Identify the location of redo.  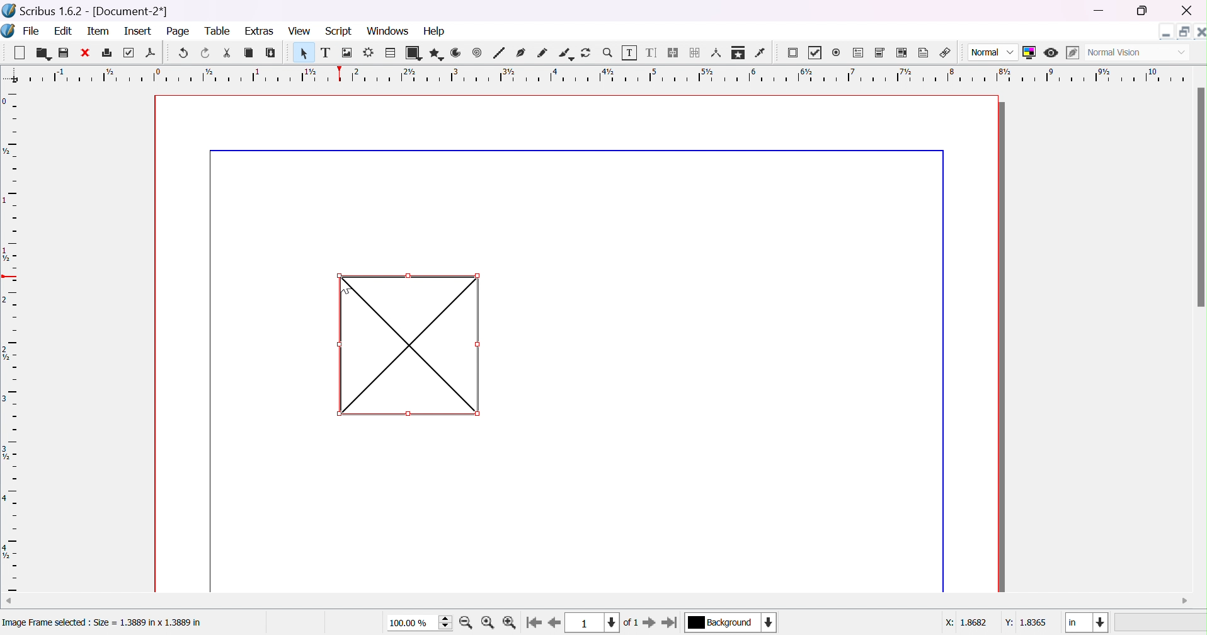
(206, 53).